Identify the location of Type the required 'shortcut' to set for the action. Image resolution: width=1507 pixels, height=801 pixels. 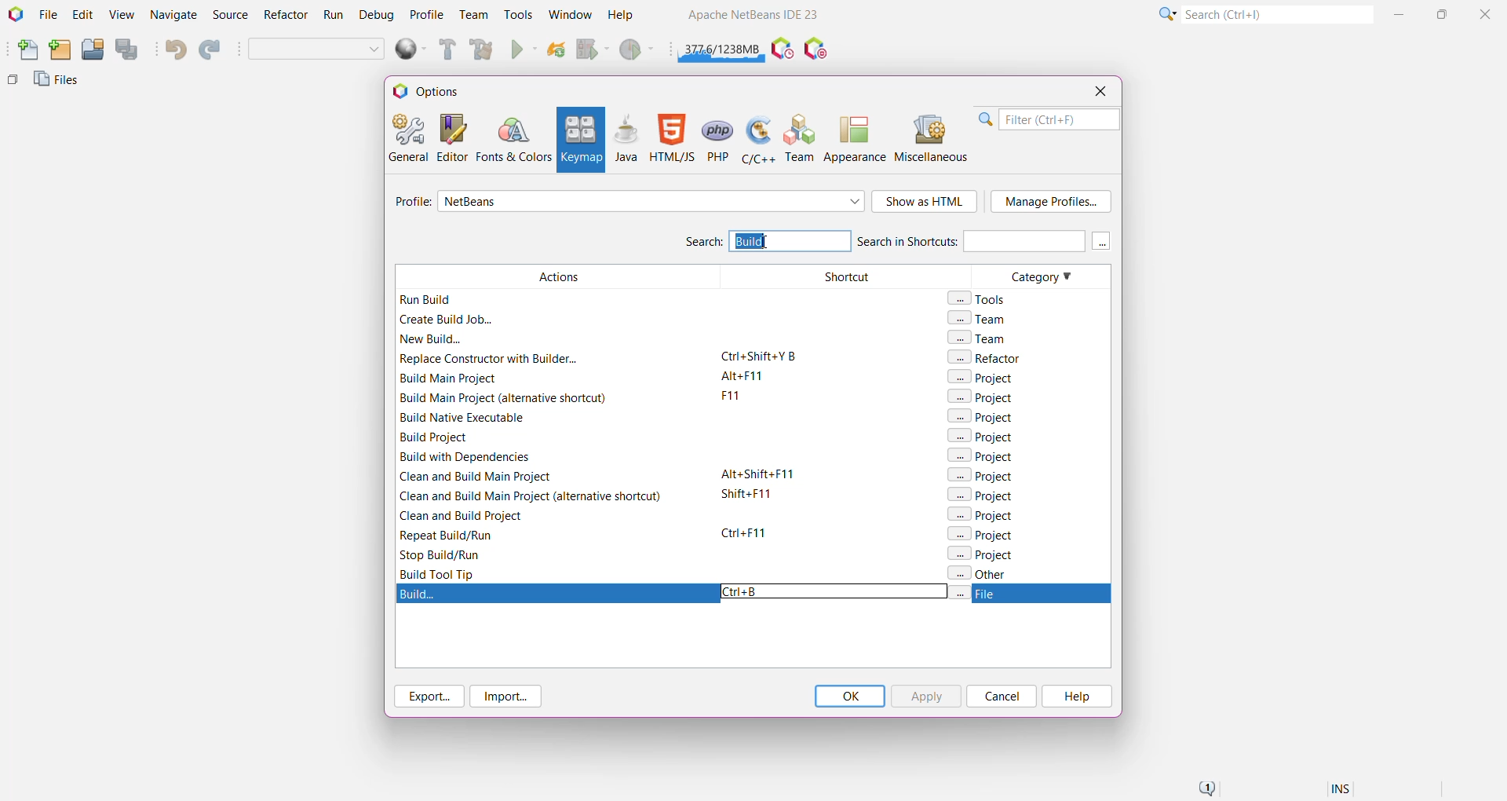
(746, 592).